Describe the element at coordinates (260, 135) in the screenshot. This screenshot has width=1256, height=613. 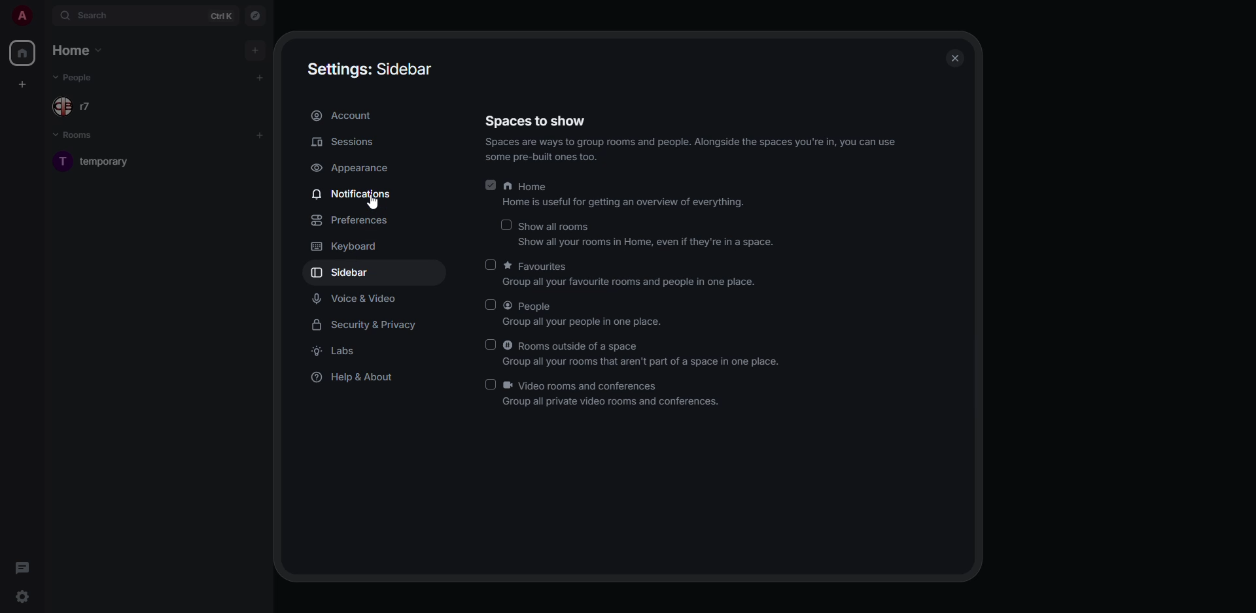
I see `add` at that location.